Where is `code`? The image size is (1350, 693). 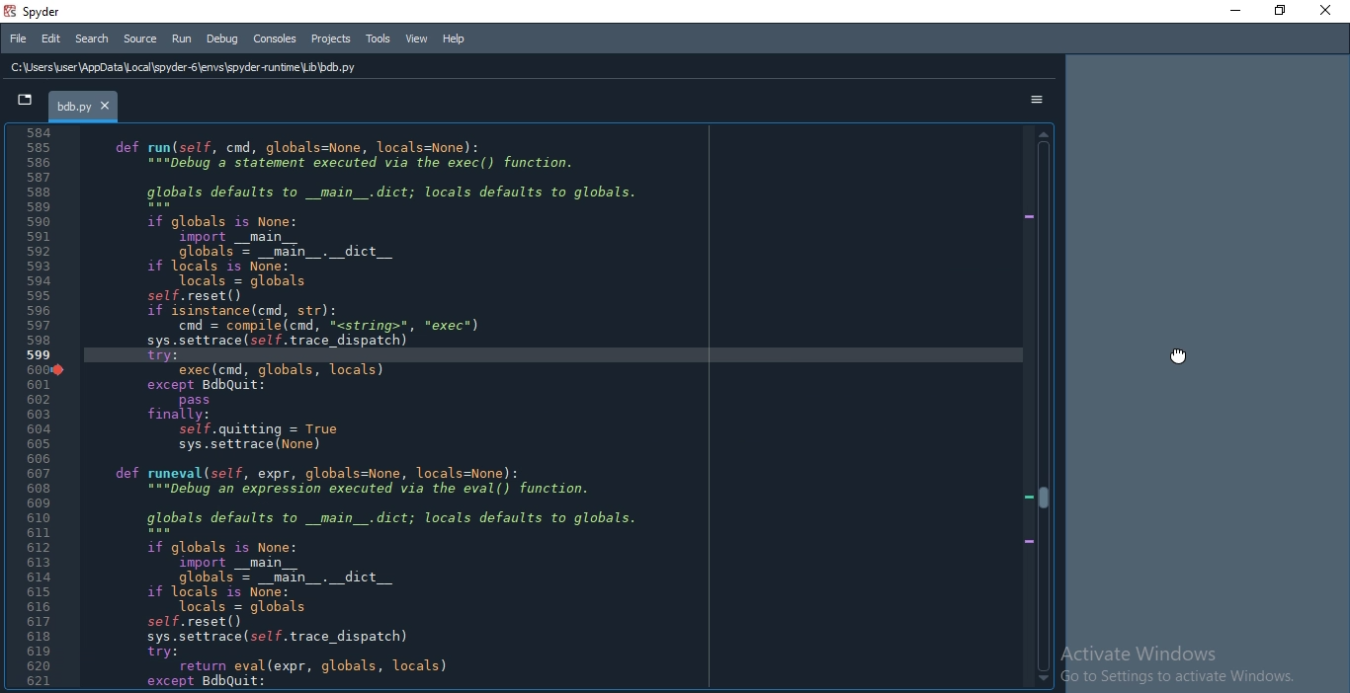
code is located at coordinates (531, 410).